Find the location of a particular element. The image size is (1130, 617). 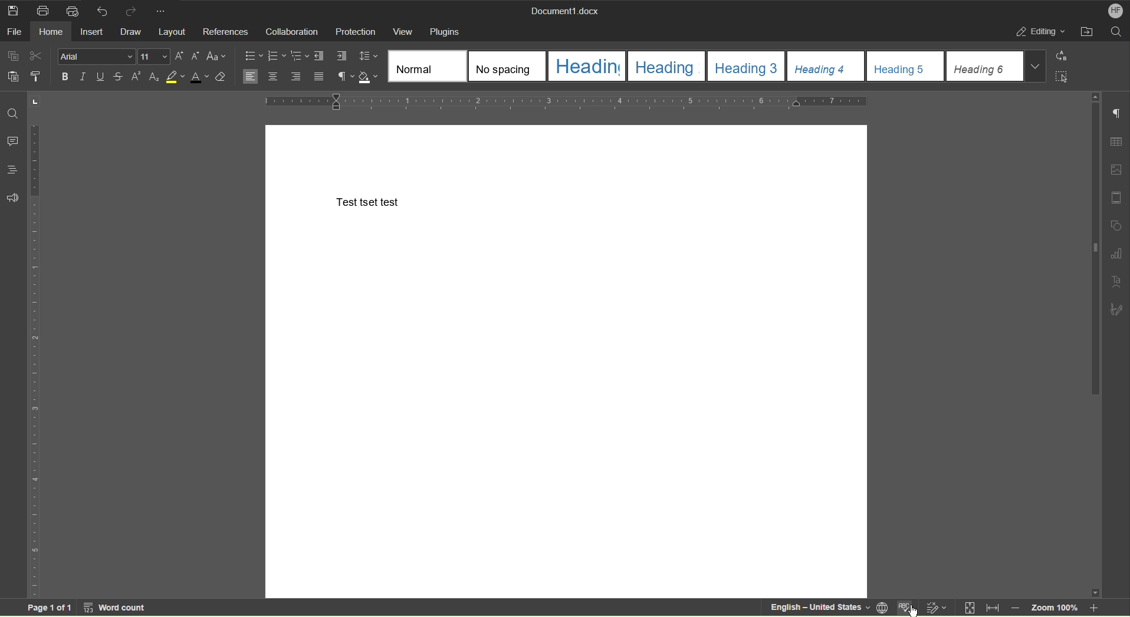

Graph is located at coordinates (1116, 254).